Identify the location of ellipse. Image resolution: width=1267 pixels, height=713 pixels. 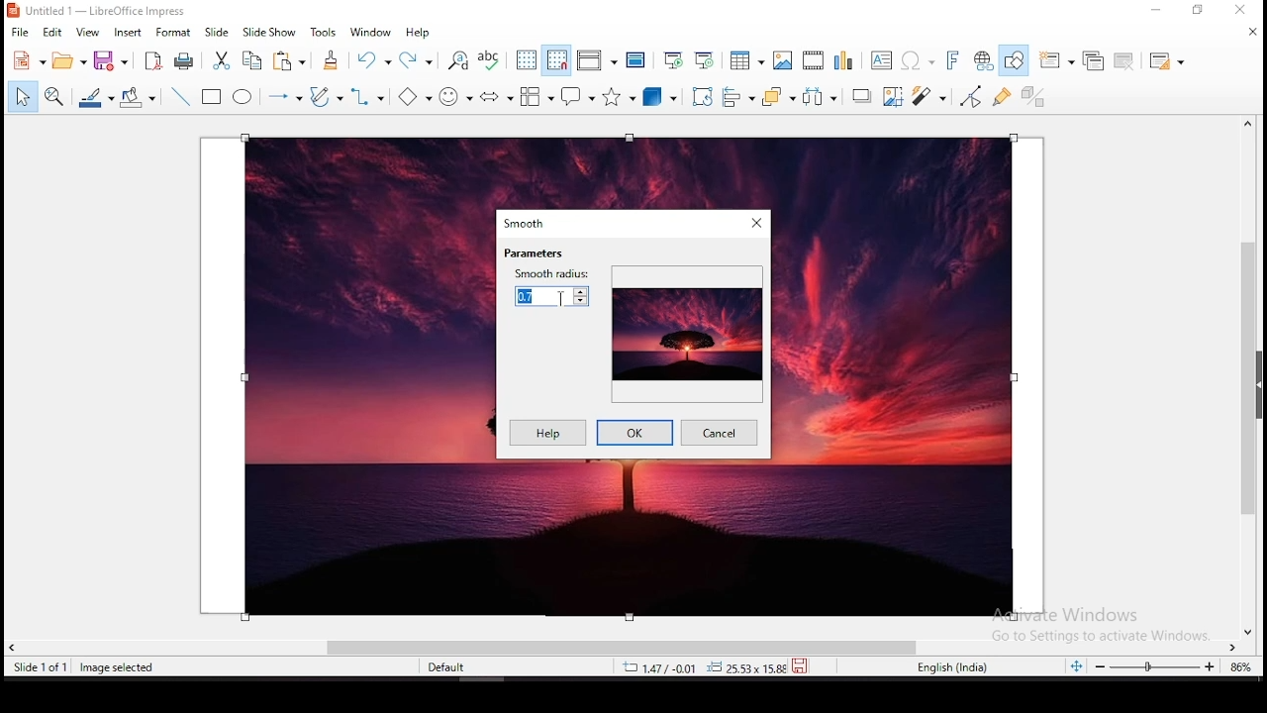
(244, 97).